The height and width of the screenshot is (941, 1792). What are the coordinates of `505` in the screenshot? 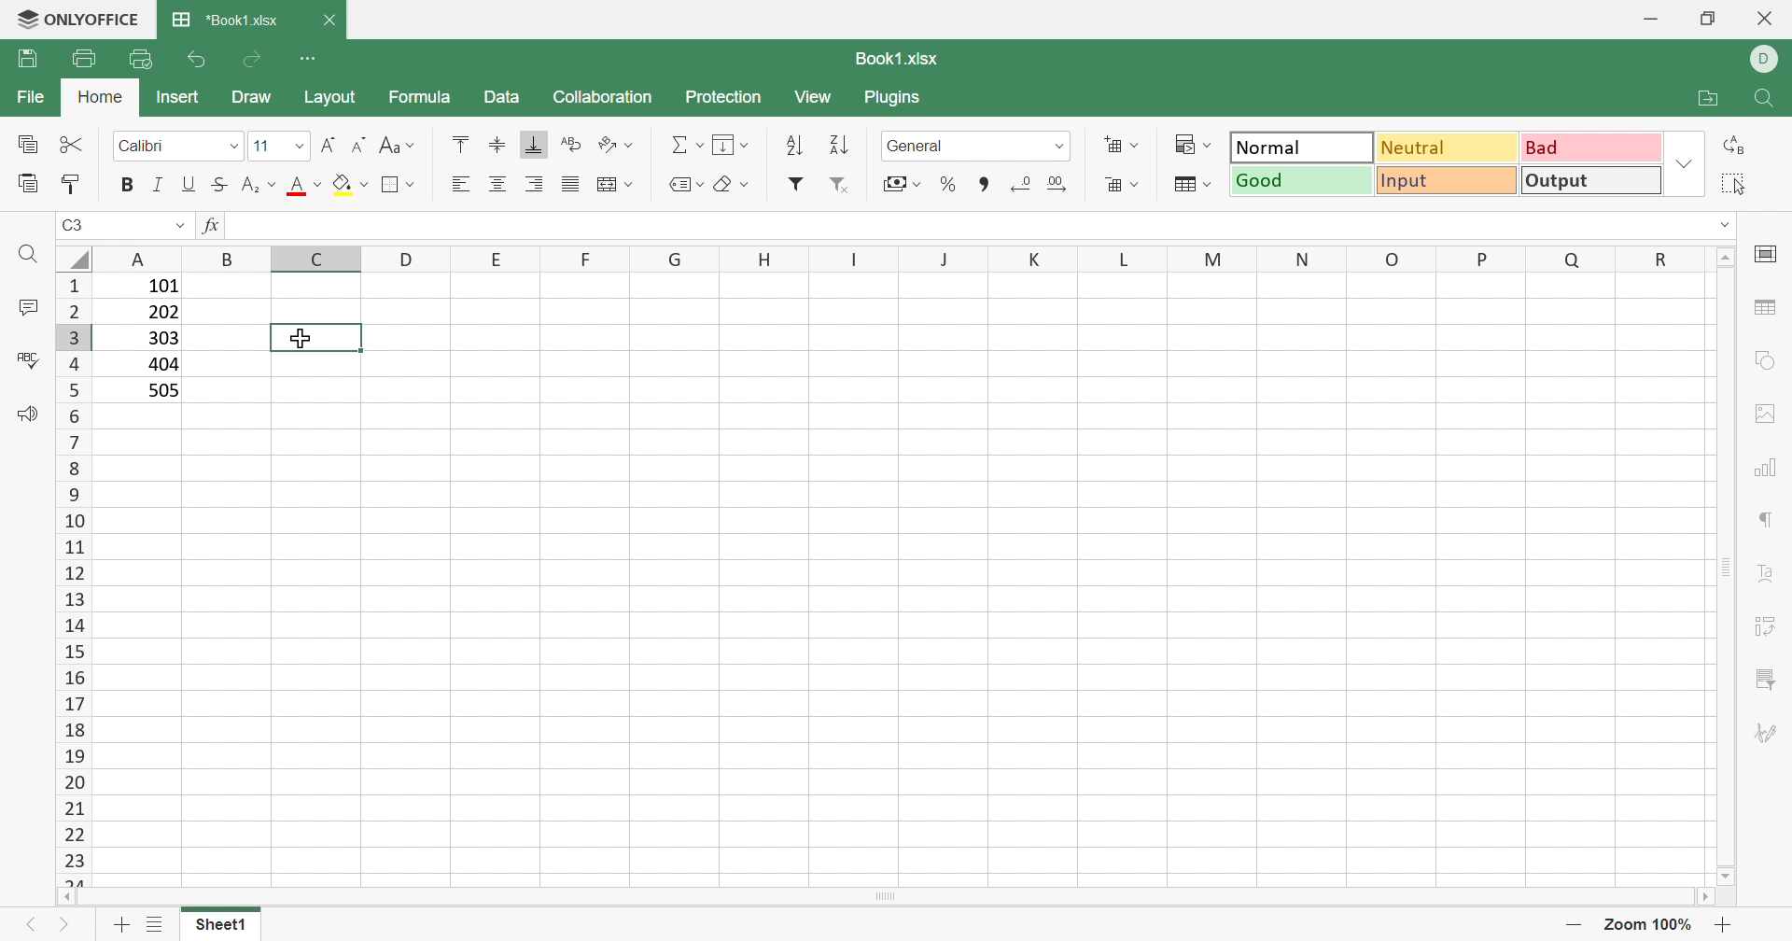 It's located at (164, 390).